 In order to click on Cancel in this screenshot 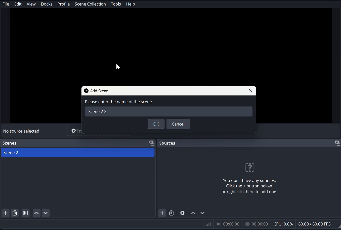, I will do `click(178, 124)`.